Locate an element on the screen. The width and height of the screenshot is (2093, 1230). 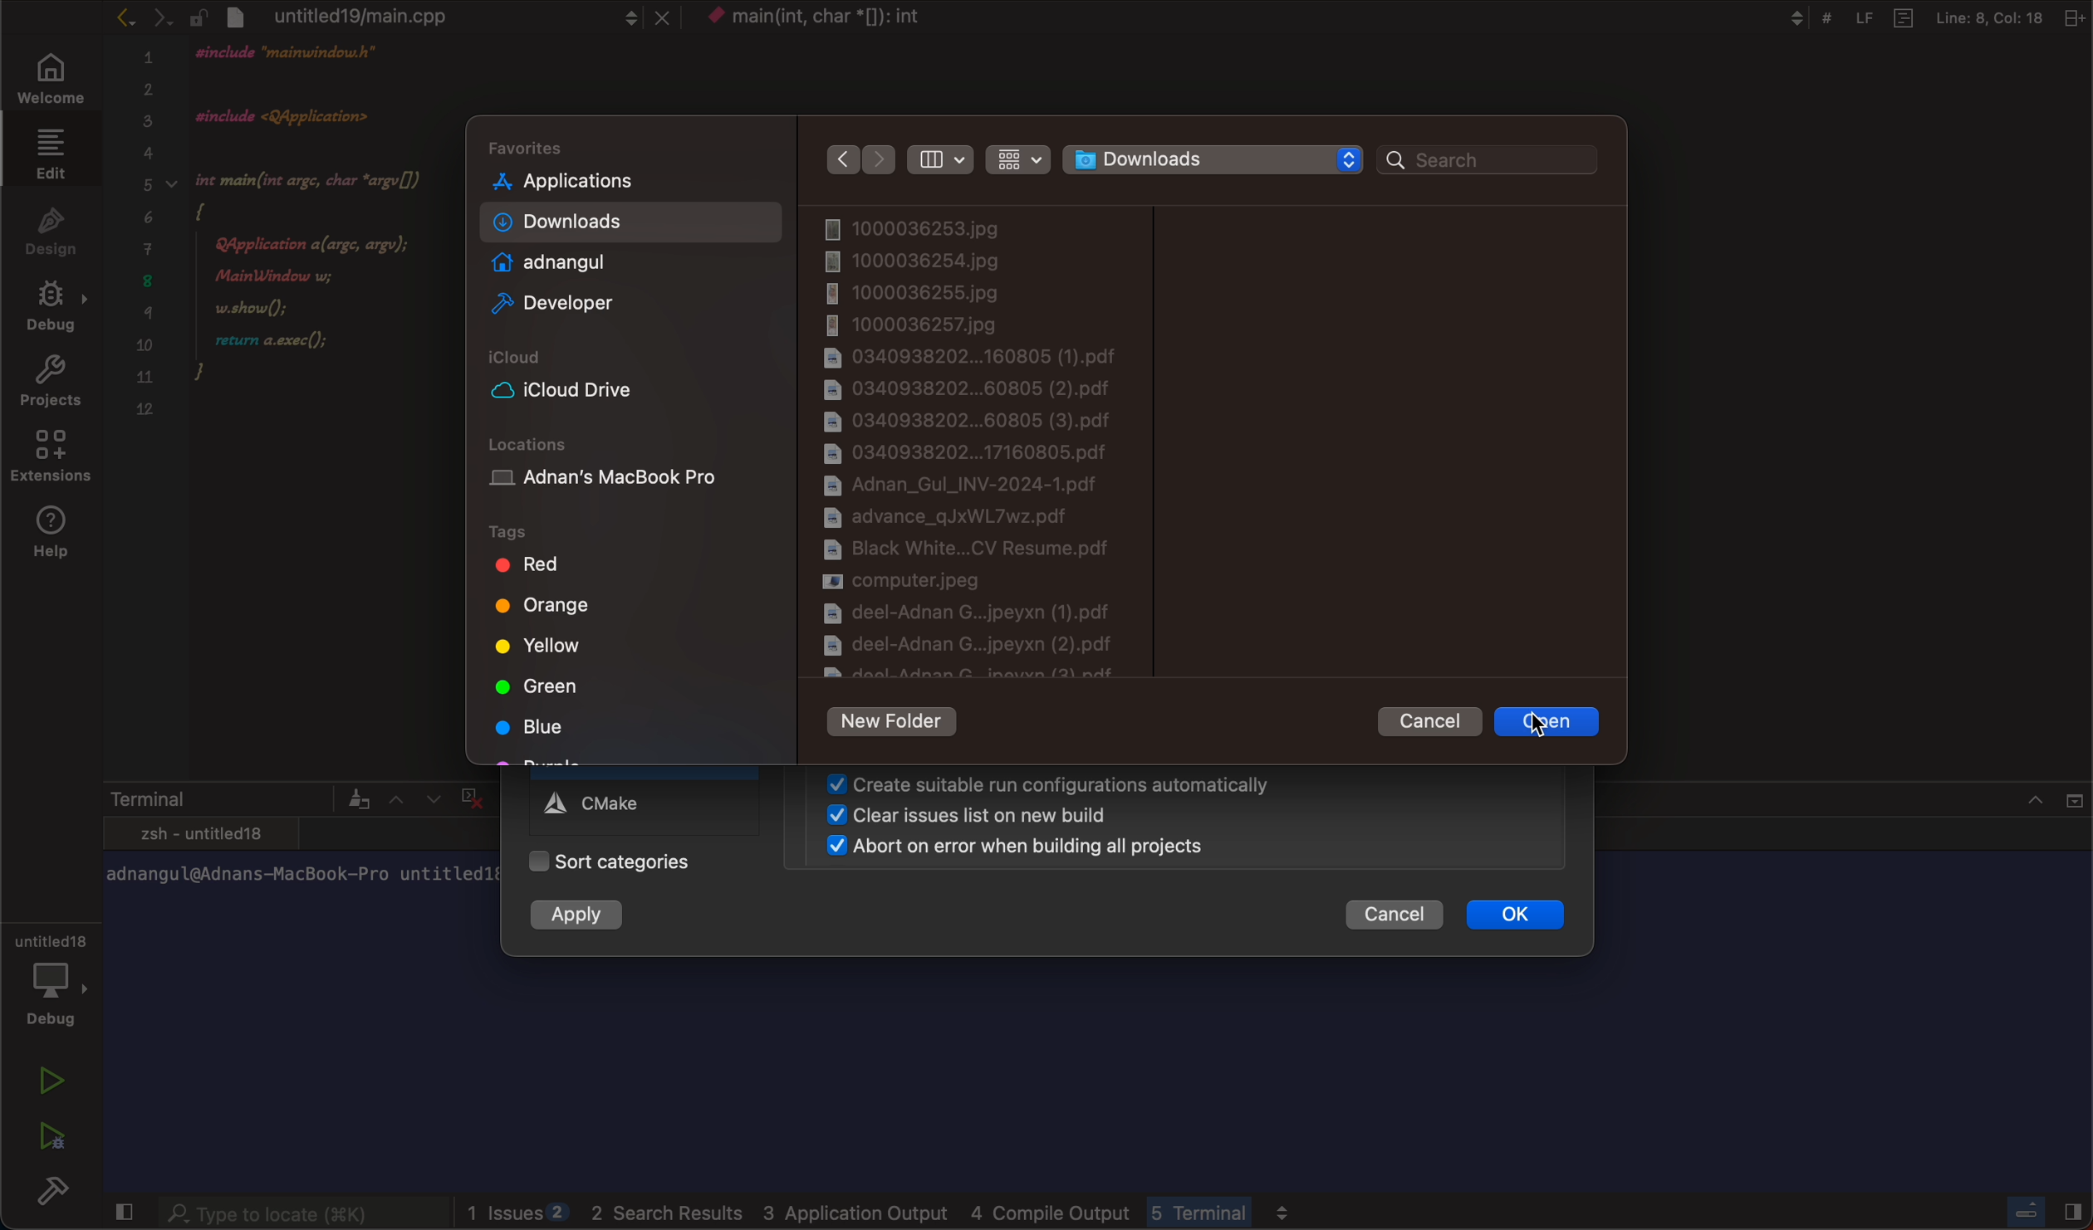
new folder is located at coordinates (894, 722).